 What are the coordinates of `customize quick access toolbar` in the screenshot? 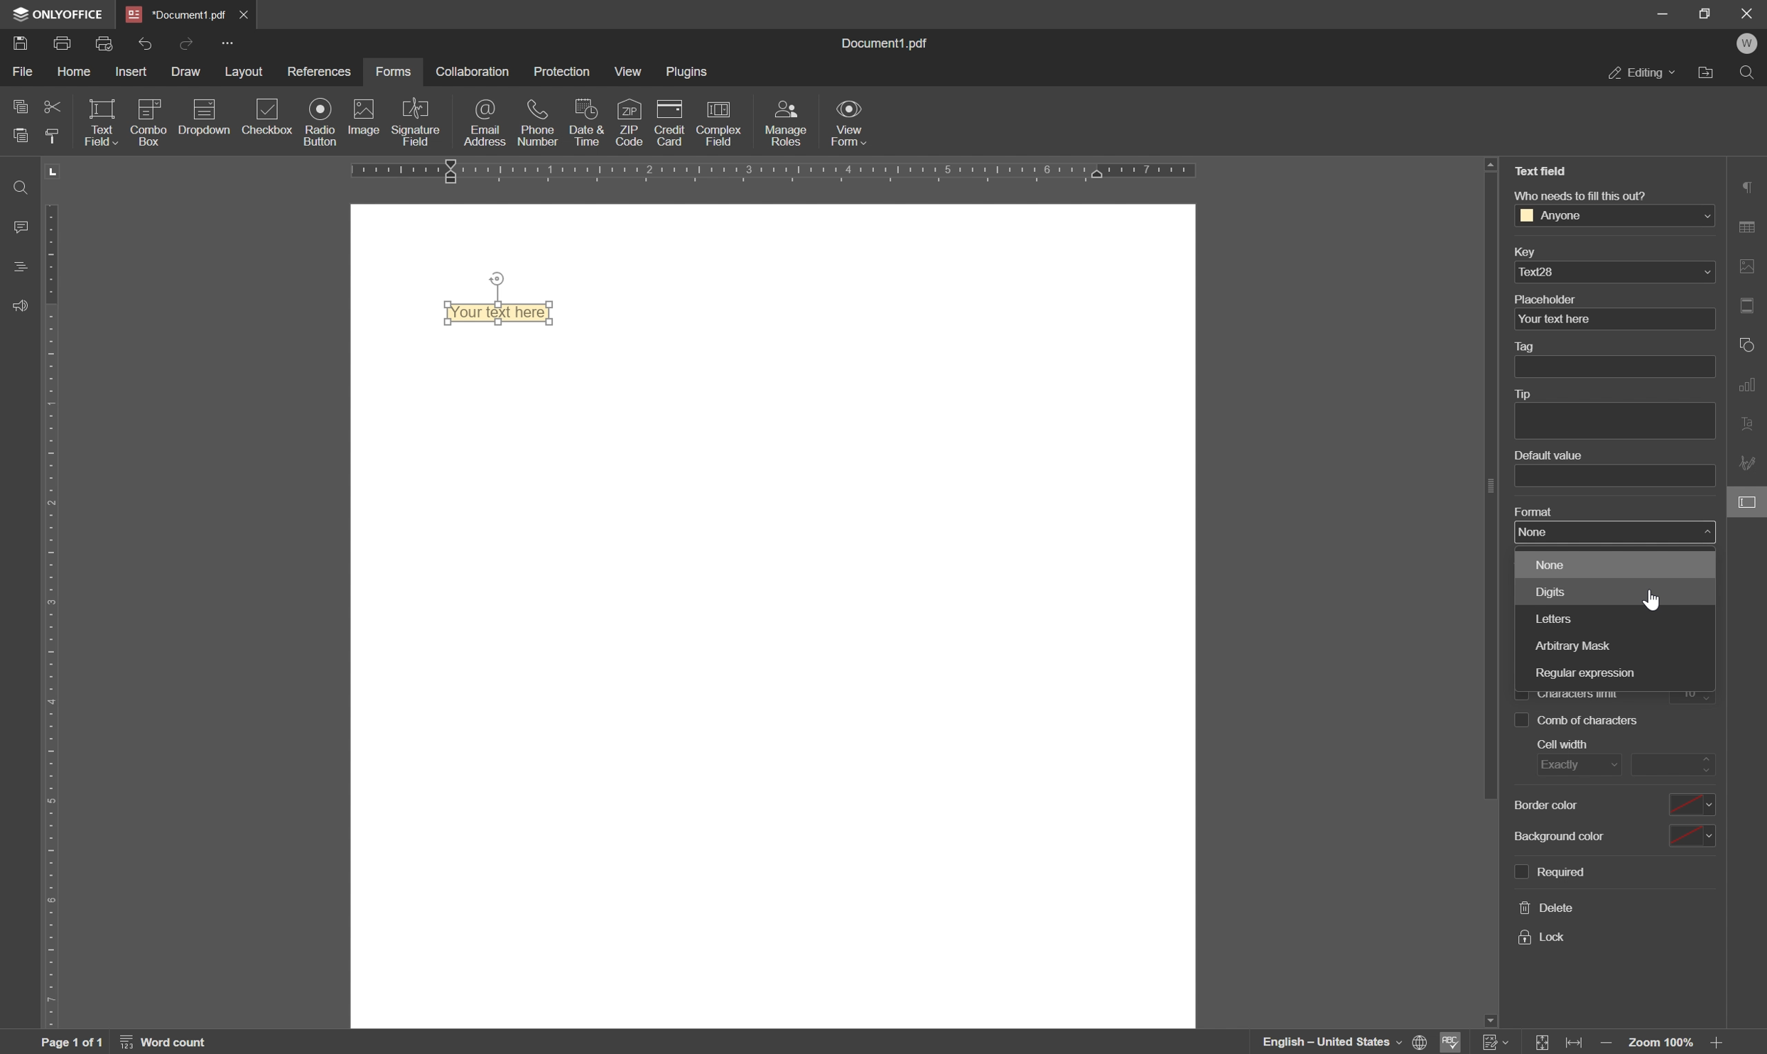 It's located at (227, 43).